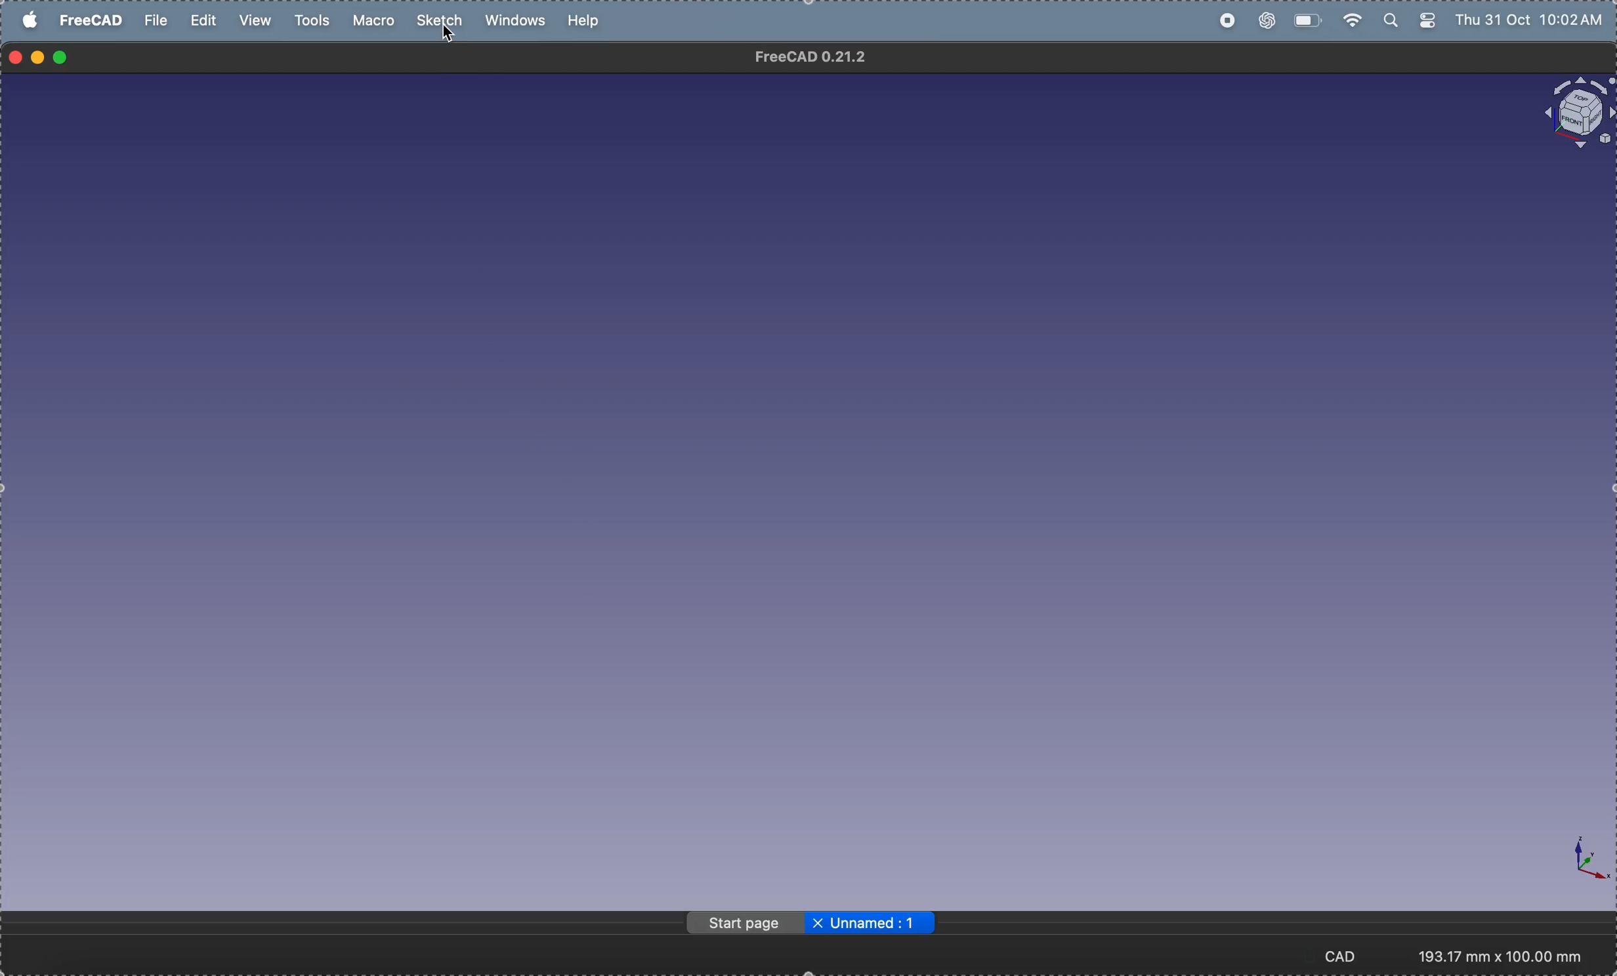  I want to click on tools, so click(316, 21).